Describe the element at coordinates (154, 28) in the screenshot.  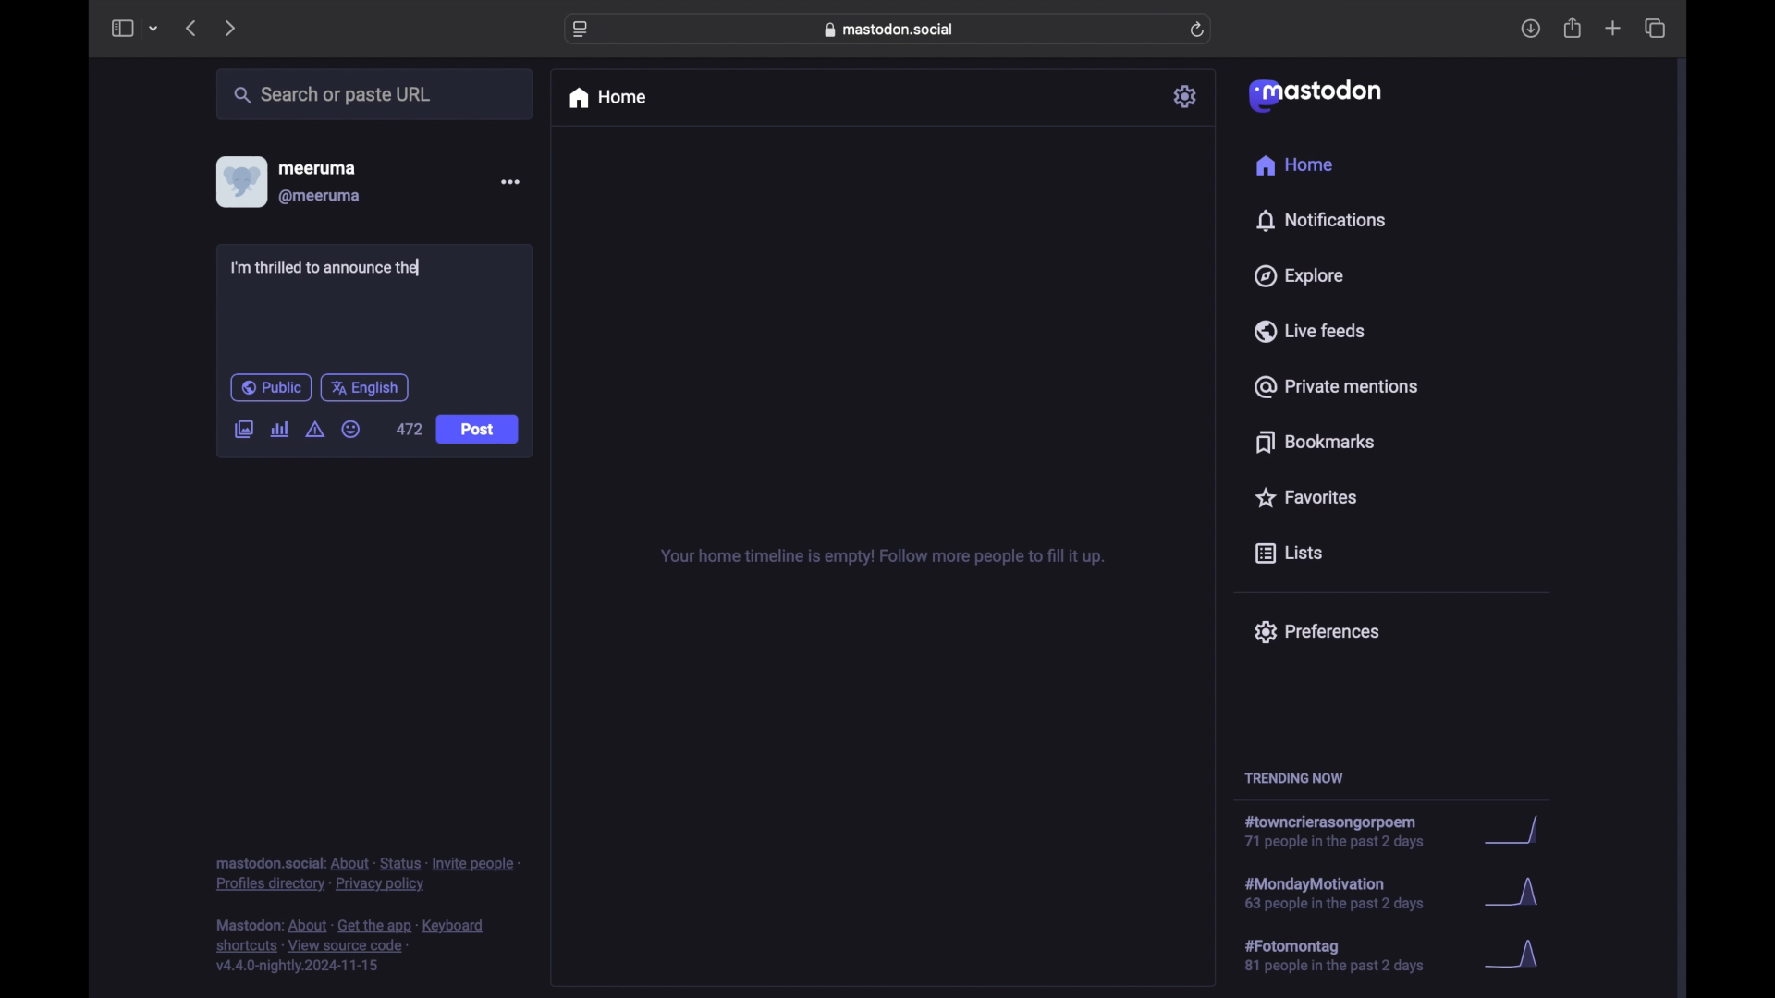
I see `tab group picker` at that location.